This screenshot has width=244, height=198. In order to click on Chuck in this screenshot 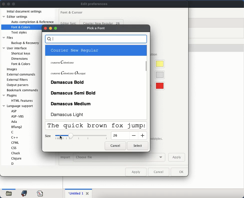, I will do `click(16, 153)`.